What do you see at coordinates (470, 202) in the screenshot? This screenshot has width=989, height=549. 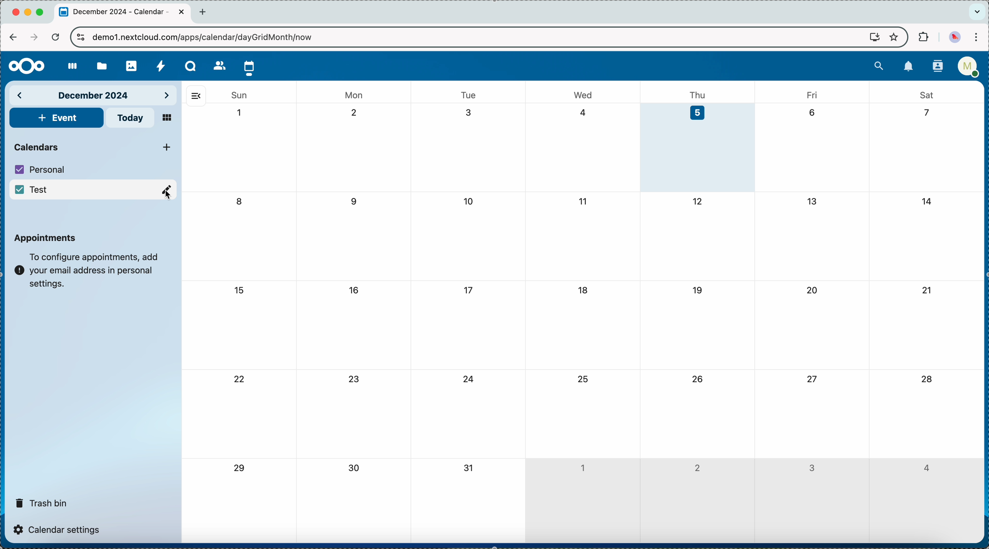 I see `10` at bounding box center [470, 202].